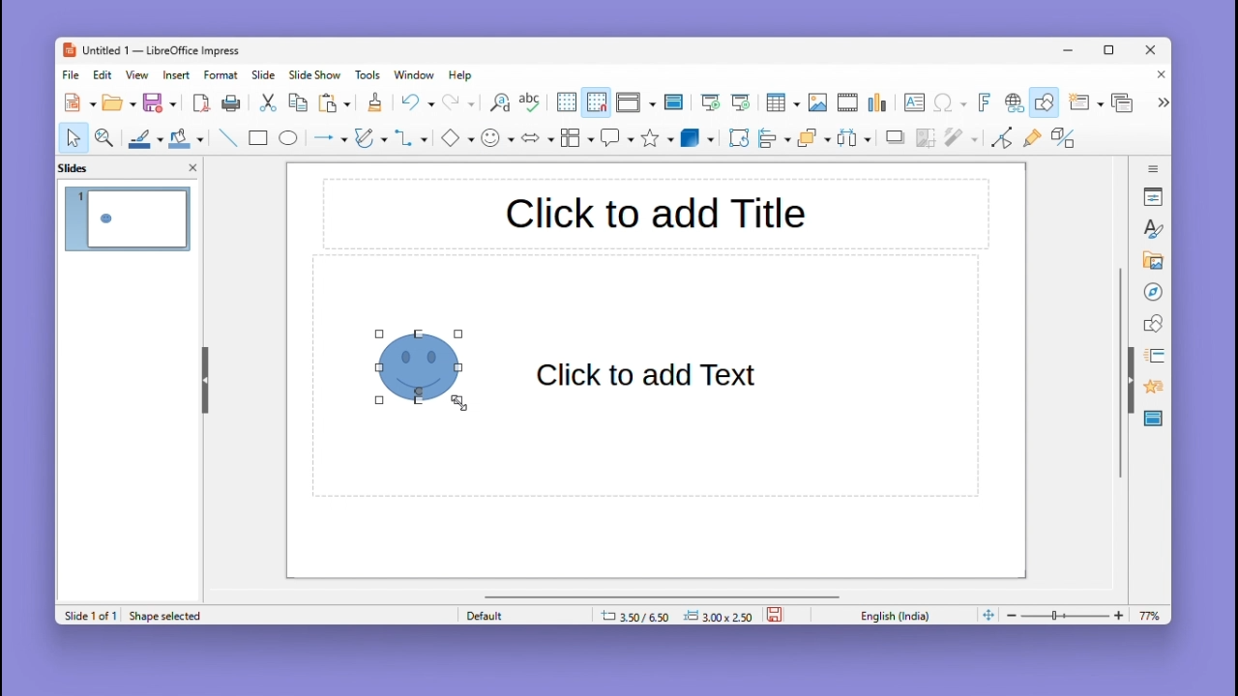  I want to click on Minimise, so click(1071, 49).